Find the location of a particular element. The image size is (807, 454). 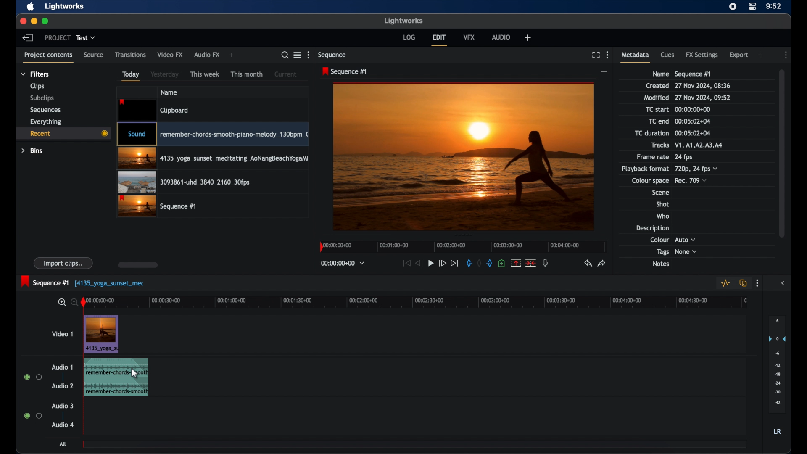

remove the marked section is located at coordinates (516, 262).